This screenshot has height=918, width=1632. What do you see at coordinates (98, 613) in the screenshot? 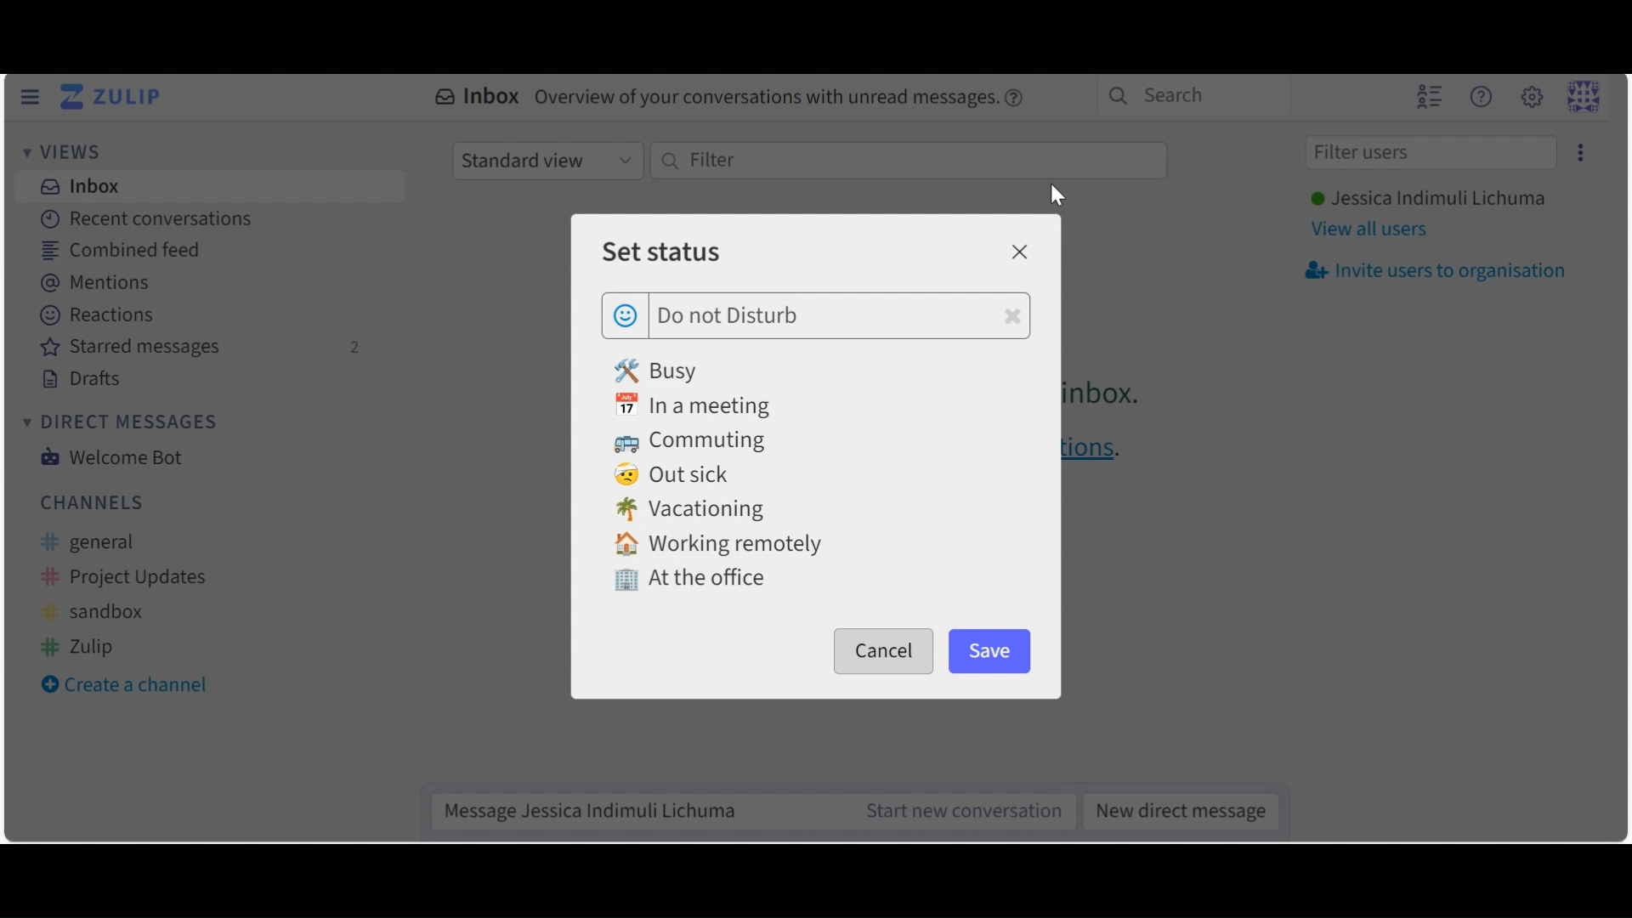
I see `sandbox` at bounding box center [98, 613].